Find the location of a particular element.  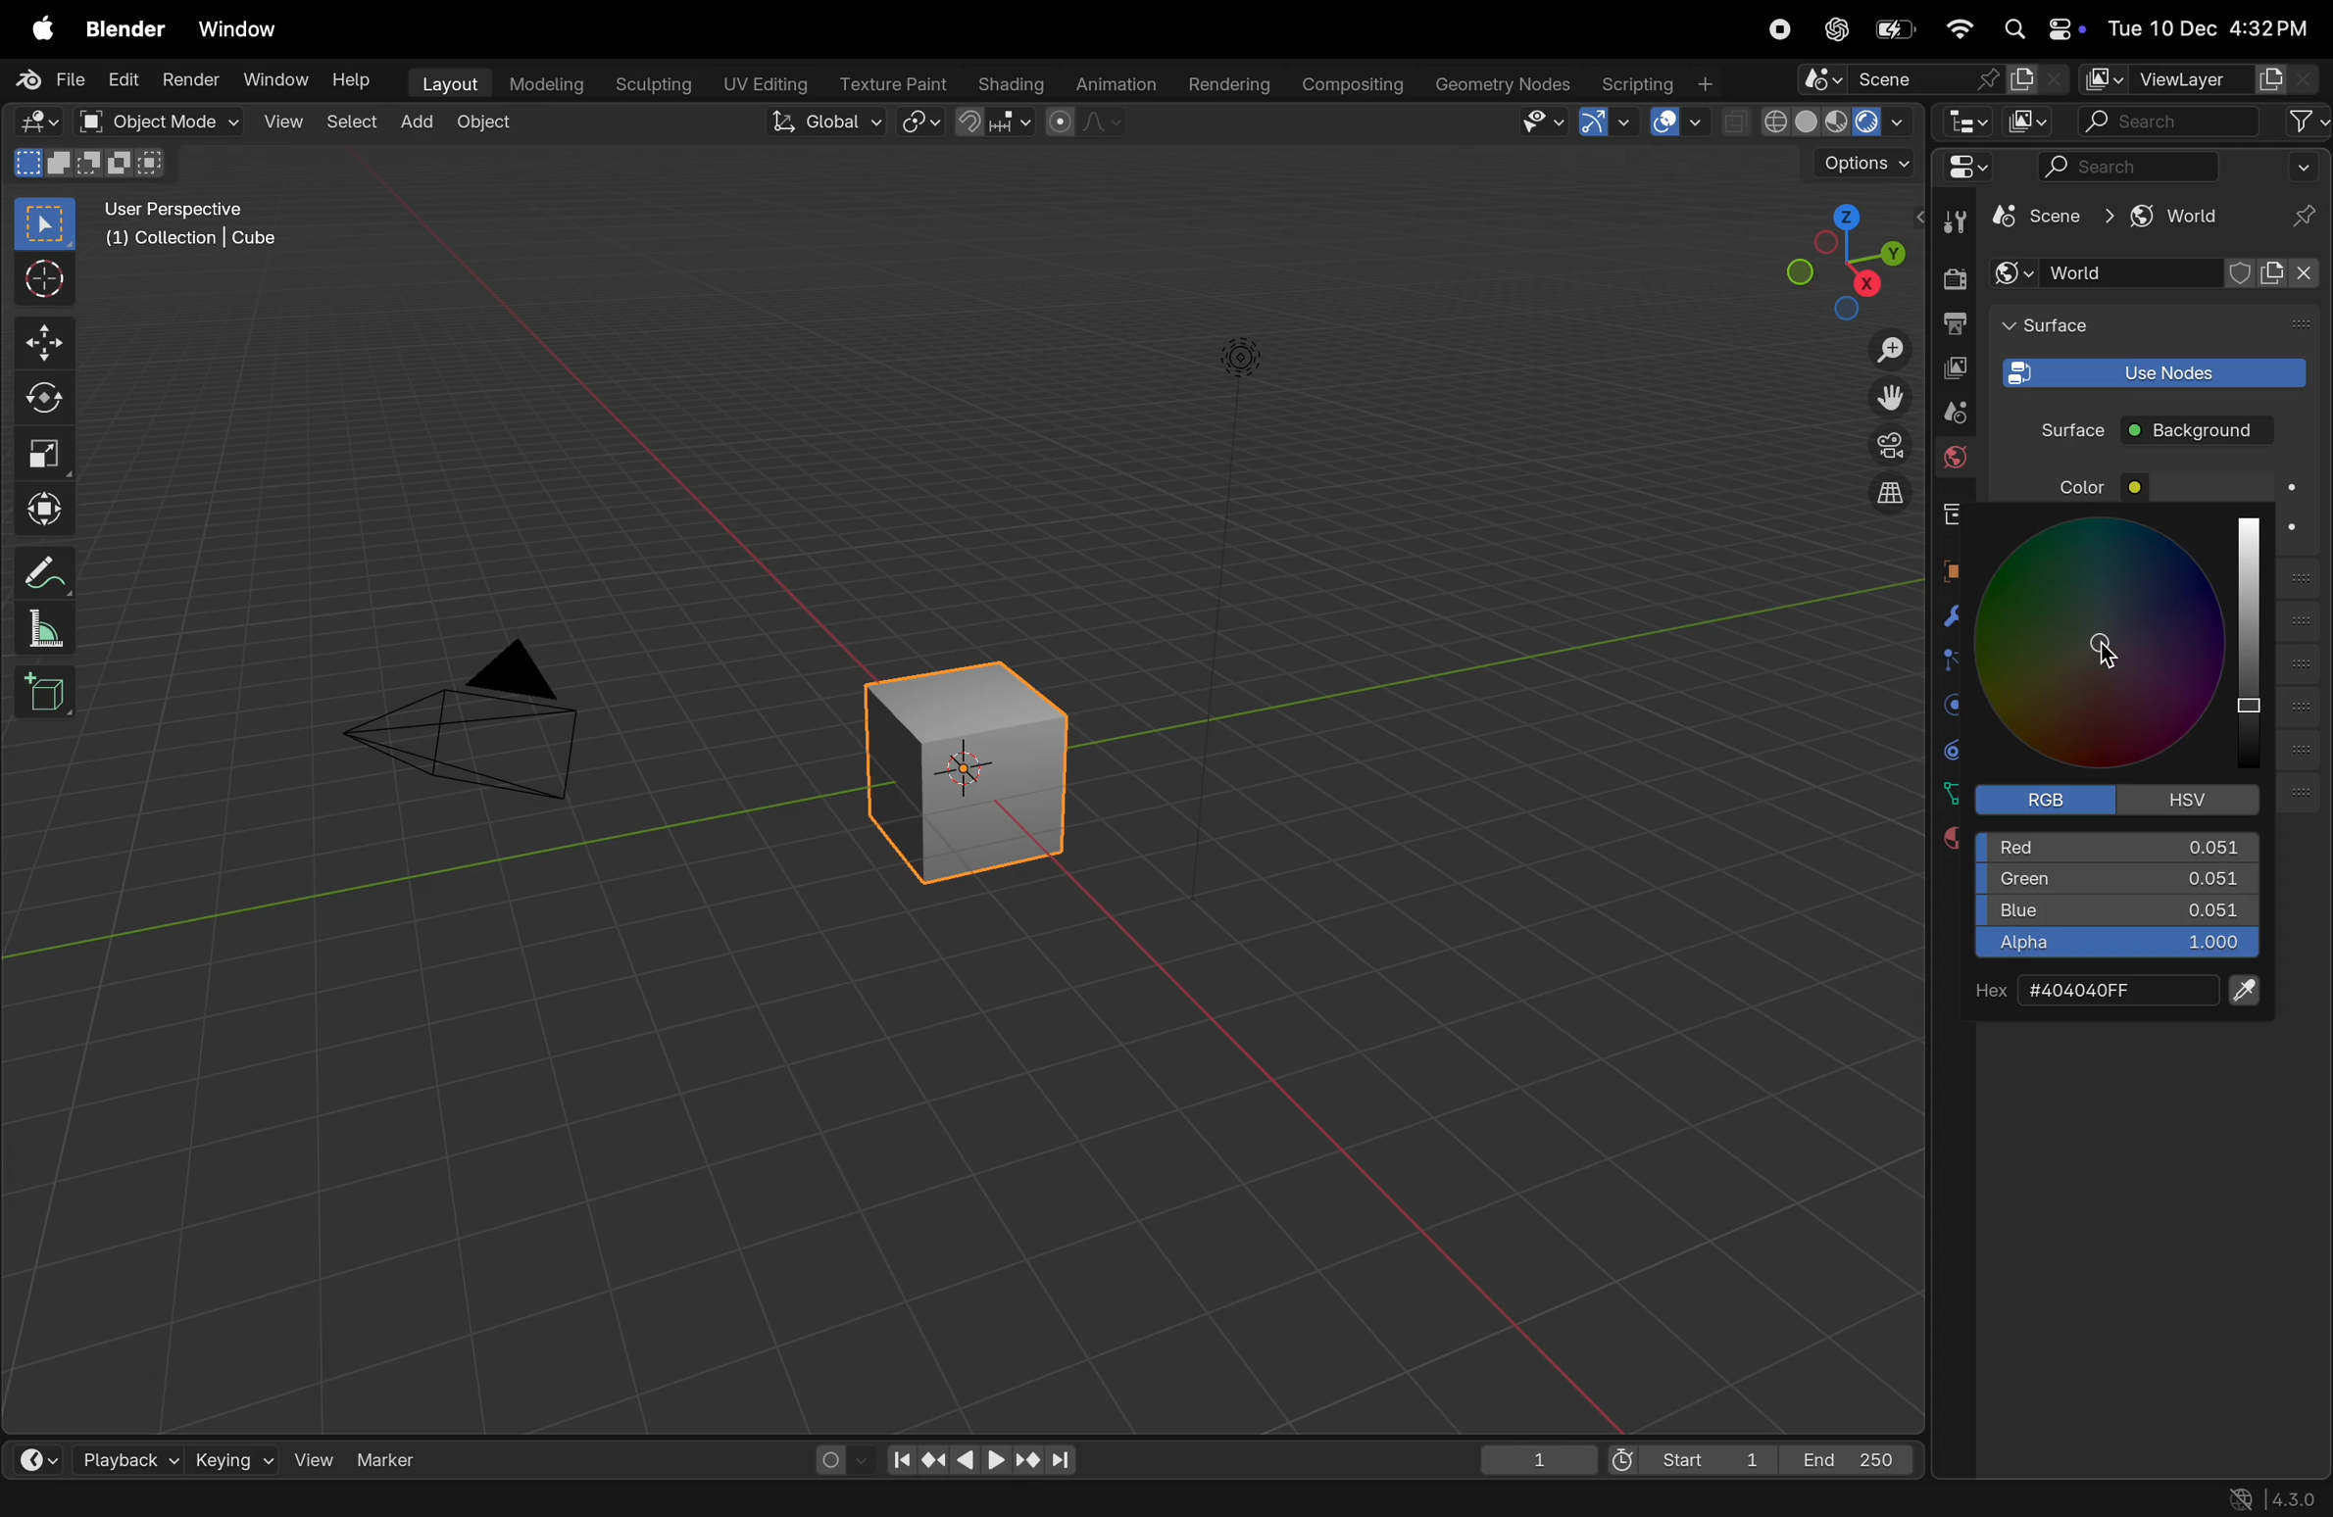

start is located at coordinates (1693, 1454).